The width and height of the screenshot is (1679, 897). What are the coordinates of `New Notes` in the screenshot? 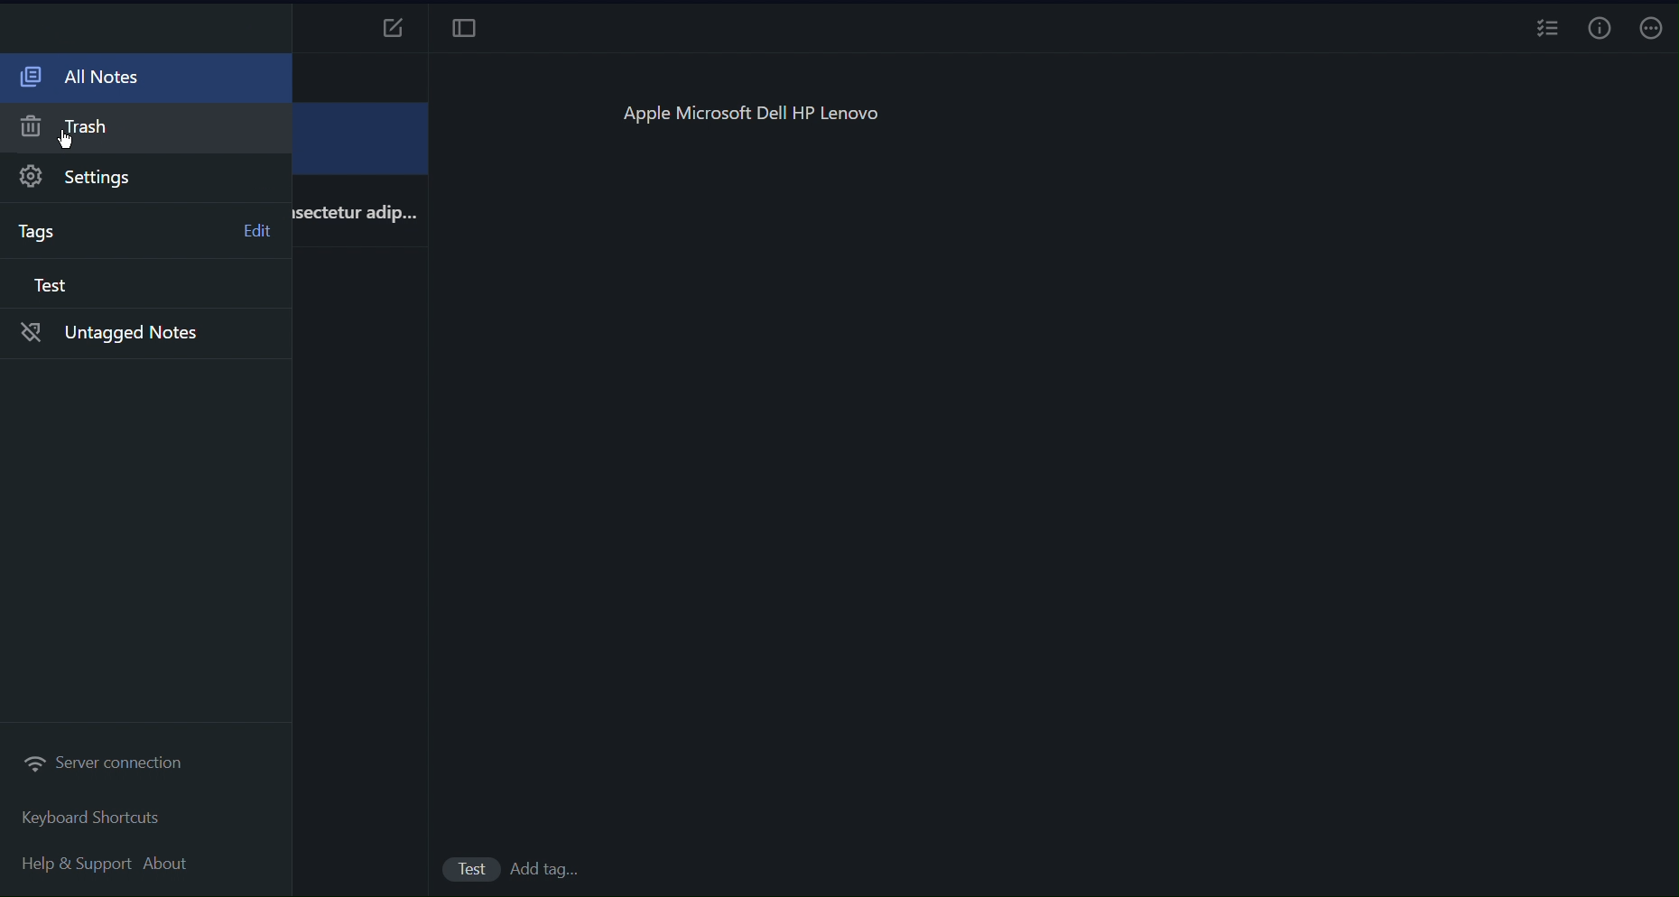 It's located at (391, 24).